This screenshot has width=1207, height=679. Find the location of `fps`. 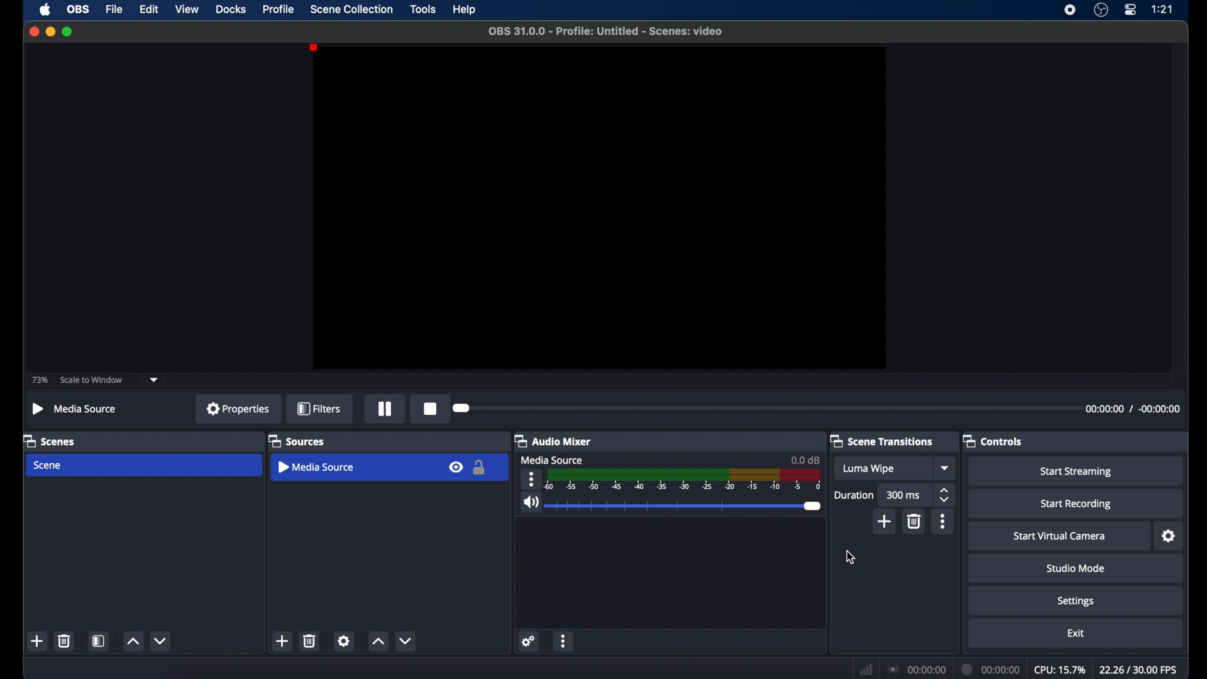

fps is located at coordinates (1138, 670).